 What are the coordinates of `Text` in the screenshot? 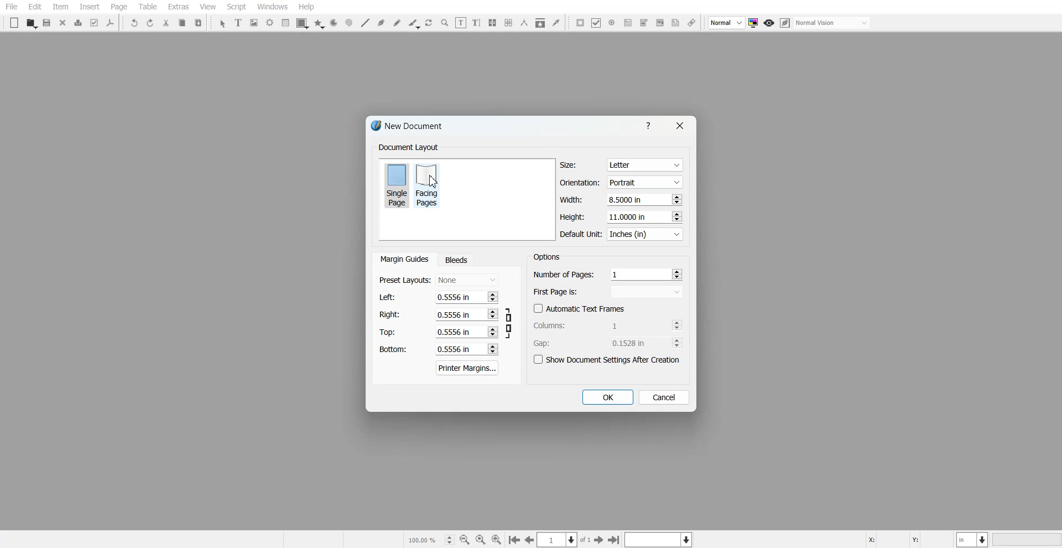 It's located at (408, 148).